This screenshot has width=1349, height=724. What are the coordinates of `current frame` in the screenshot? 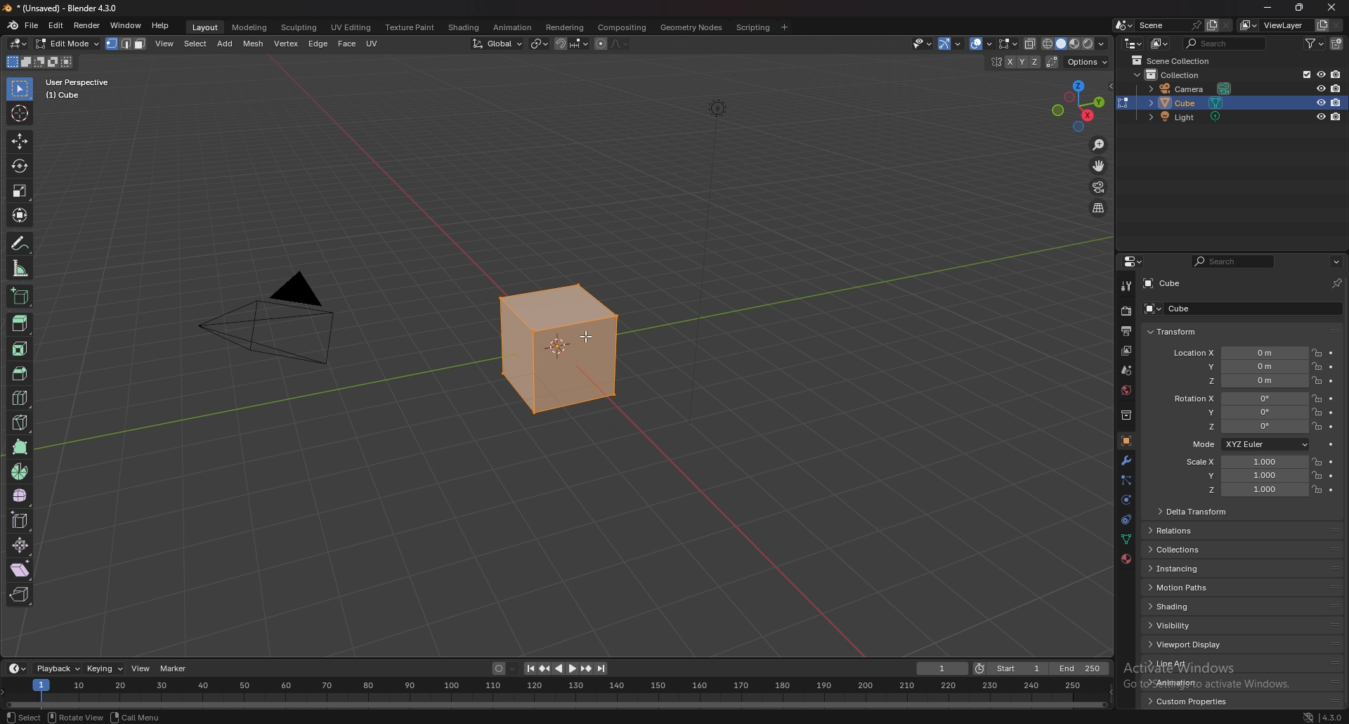 It's located at (941, 668).